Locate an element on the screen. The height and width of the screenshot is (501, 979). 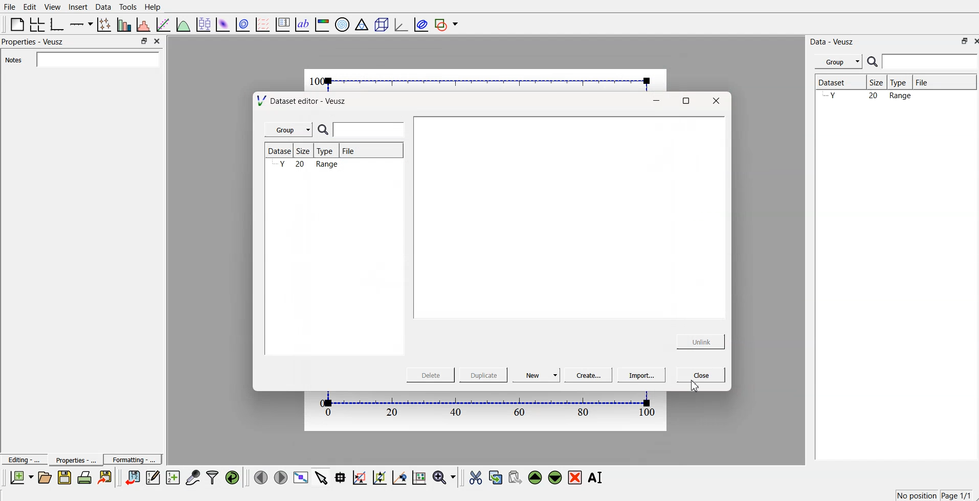
Filter data is located at coordinates (213, 477).